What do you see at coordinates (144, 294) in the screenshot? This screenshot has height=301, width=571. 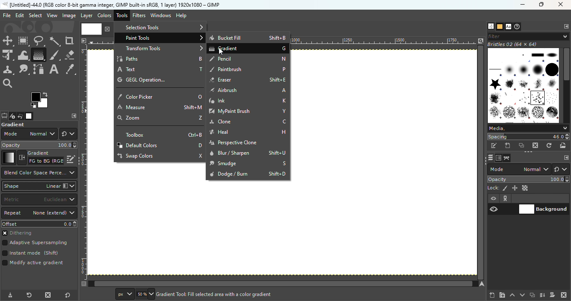 I see `Enter image size` at bounding box center [144, 294].